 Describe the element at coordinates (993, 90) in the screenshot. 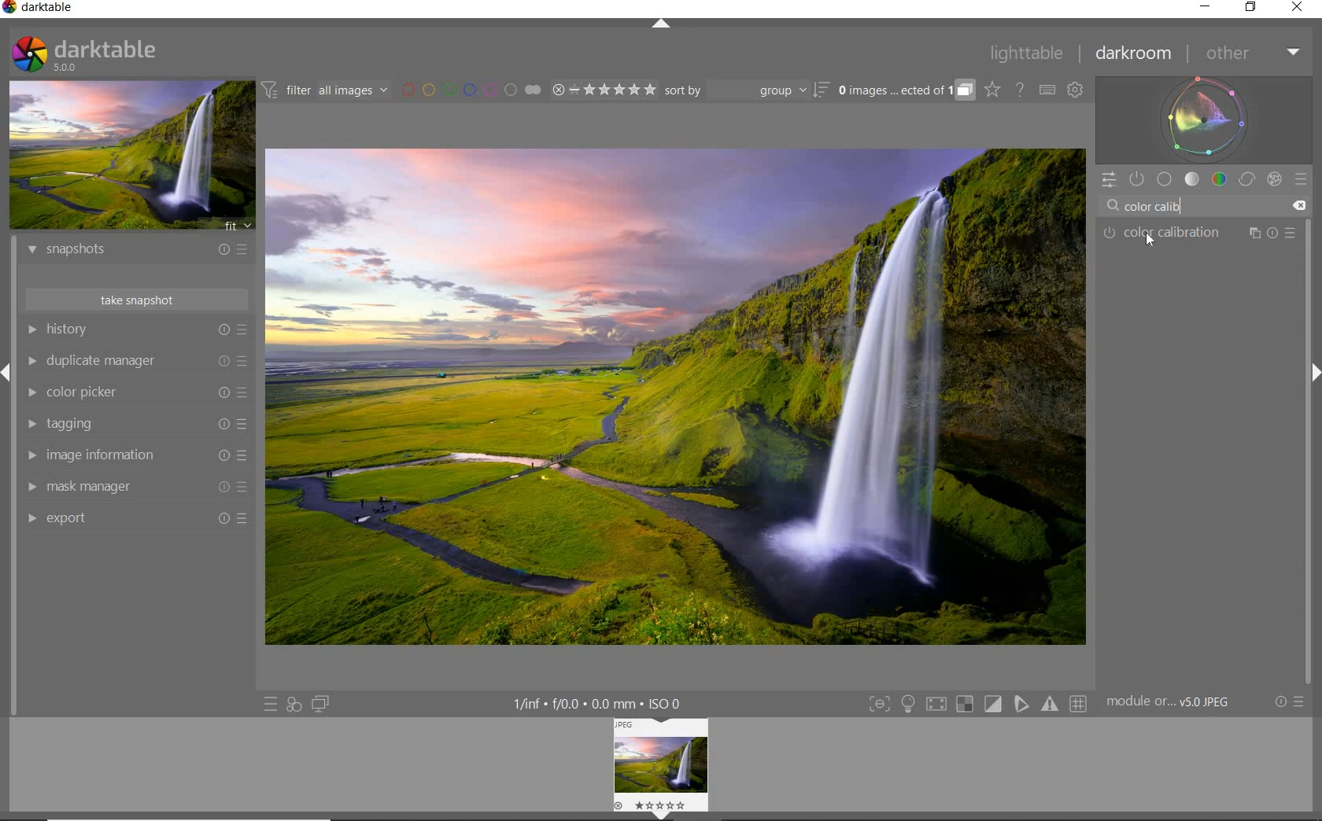

I see `CLICK TO CHANGE THE OVERLAYS SHOWN ON THUMBNAILS` at that location.